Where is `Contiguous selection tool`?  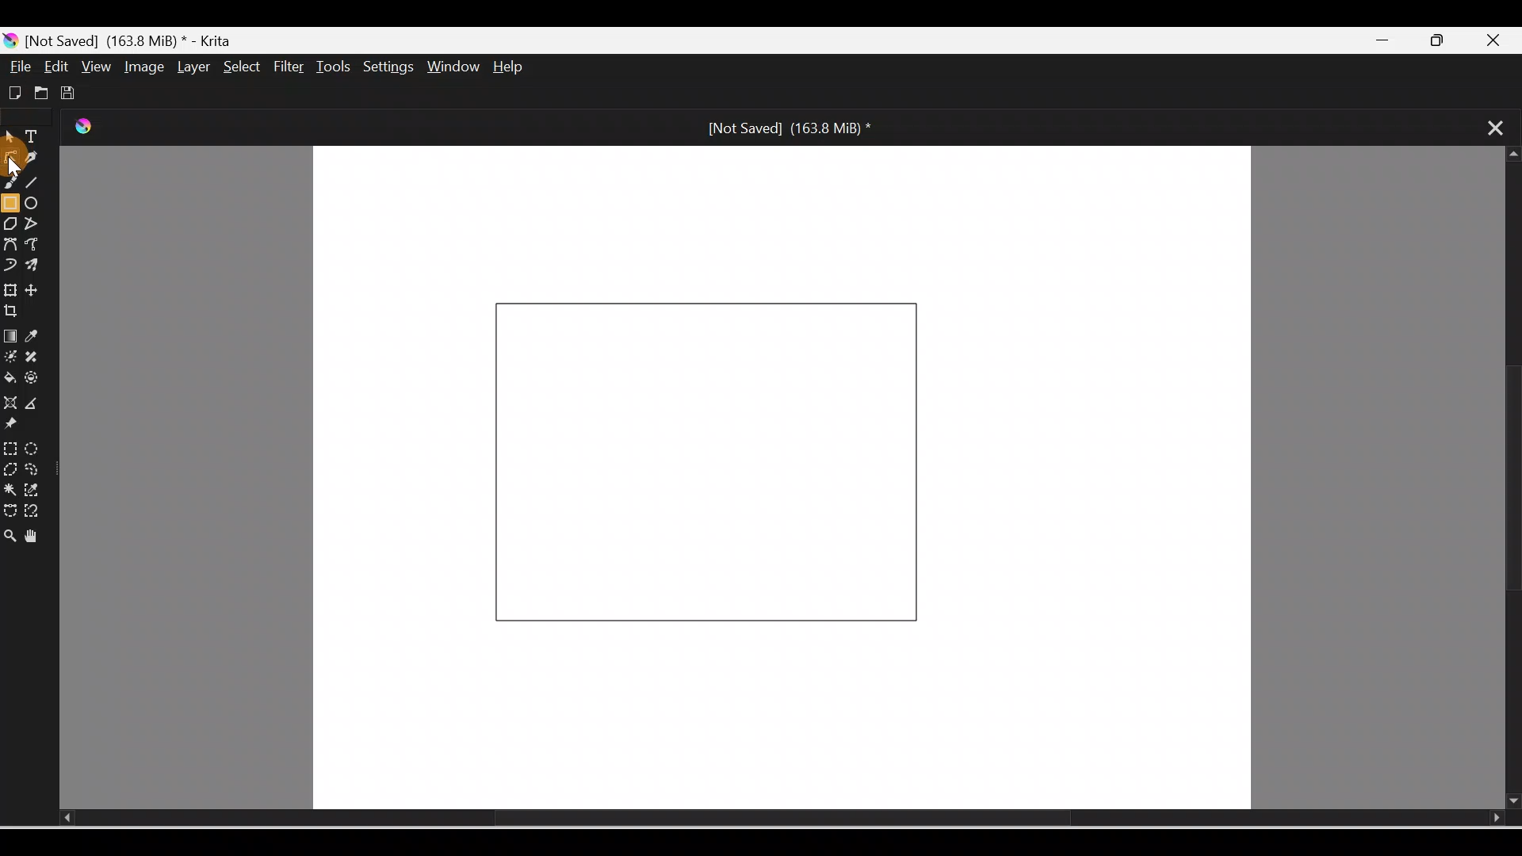
Contiguous selection tool is located at coordinates (10, 488).